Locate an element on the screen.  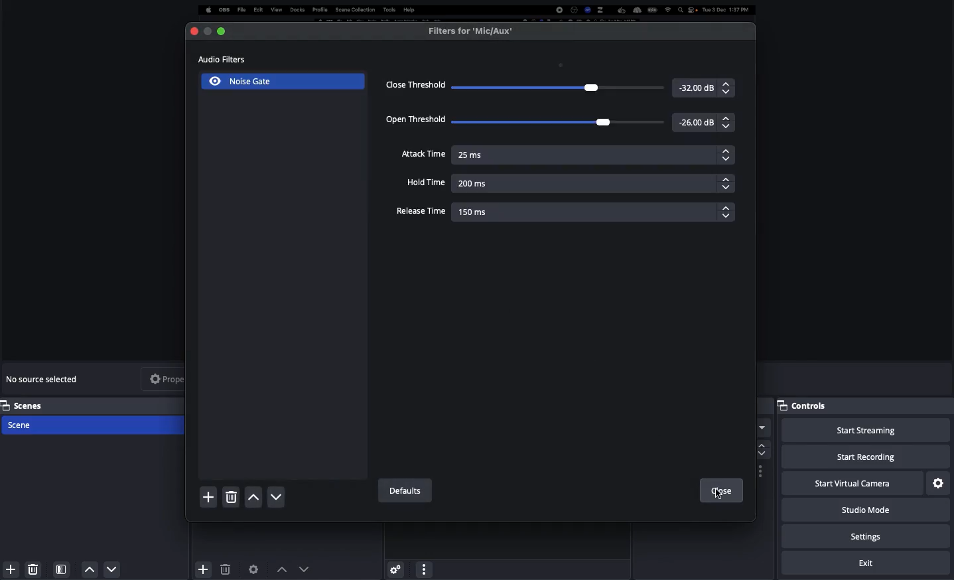
Down is located at coordinates (113, 571).